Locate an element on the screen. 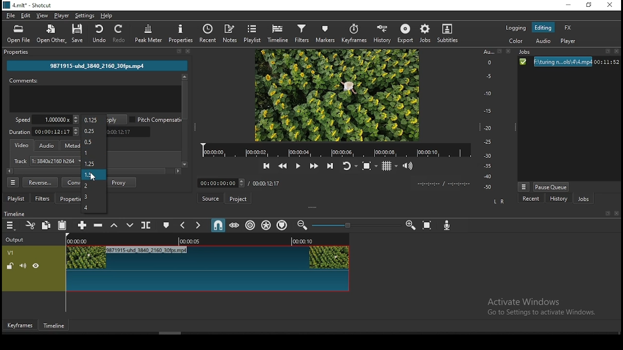 Image resolution: width=623 pixels, height=350 pixels. close is located at coordinates (188, 51).